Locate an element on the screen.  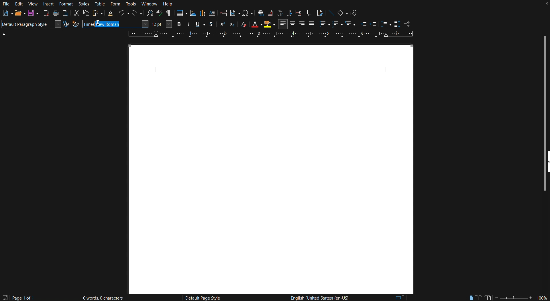
Highlight Color is located at coordinates (269, 25).